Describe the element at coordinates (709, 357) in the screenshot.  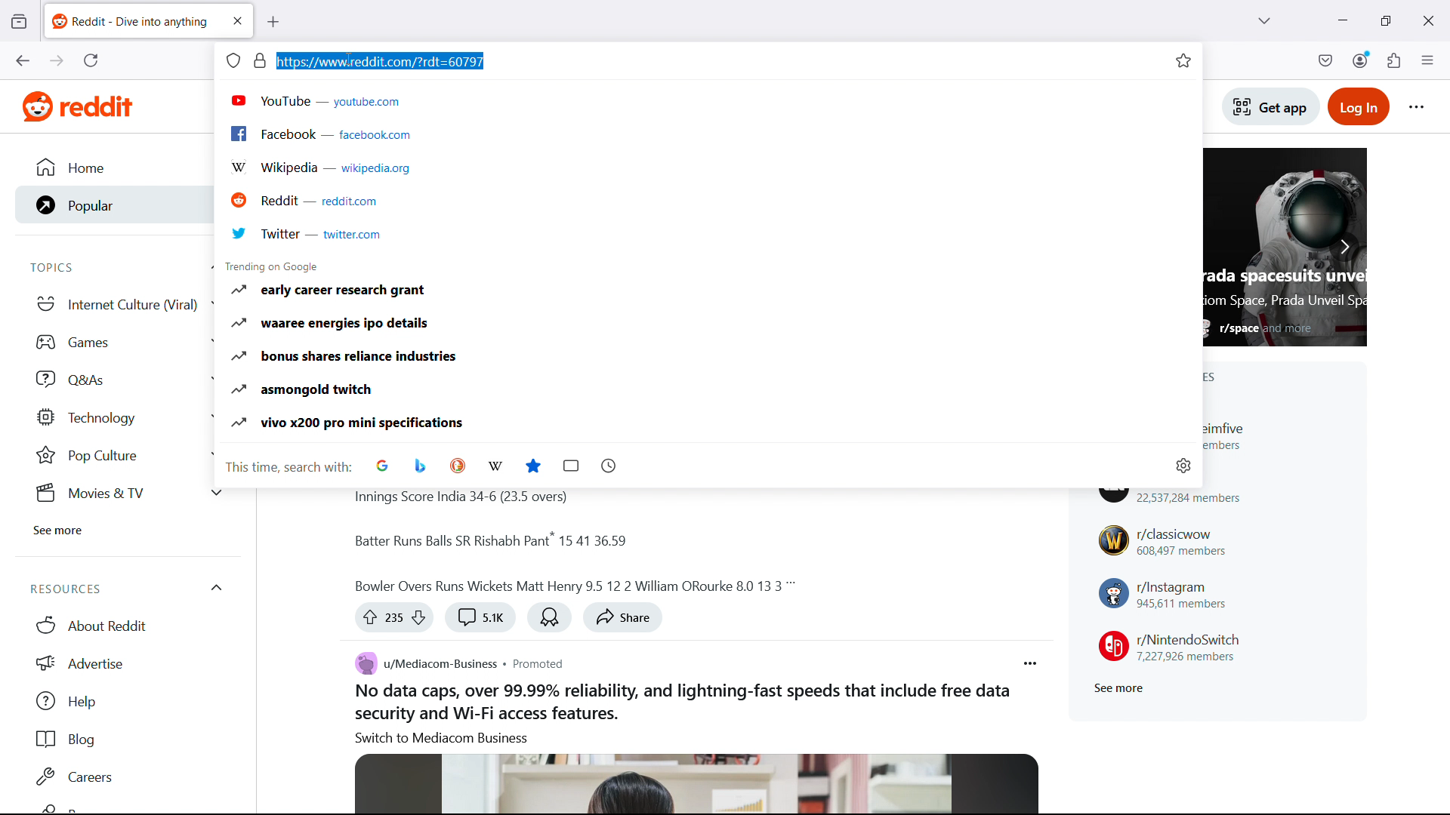
I see `Bonus shares reliance industries` at that location.